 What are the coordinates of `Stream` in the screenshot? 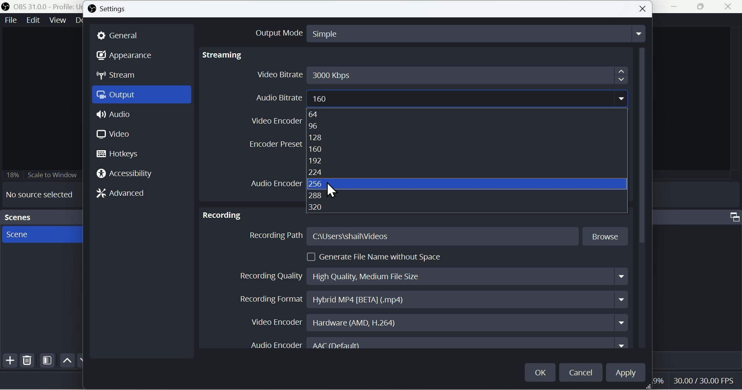 It's located at (123, 77).